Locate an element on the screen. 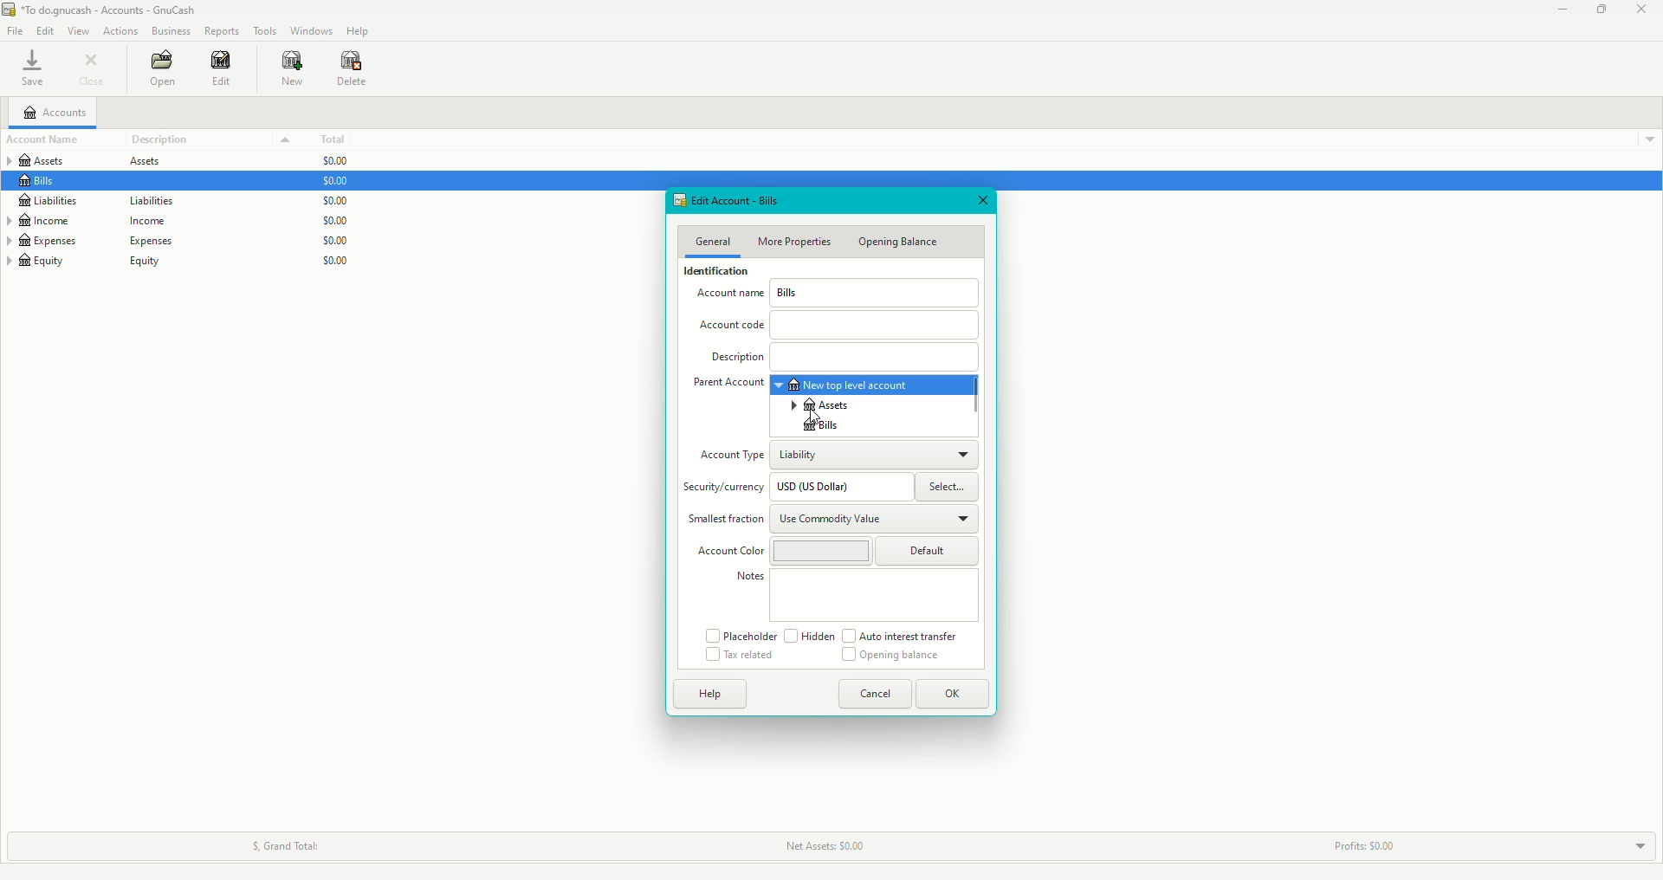 This screenshot has height=880, width=1663. Bills is located at coordinates (876, 293).